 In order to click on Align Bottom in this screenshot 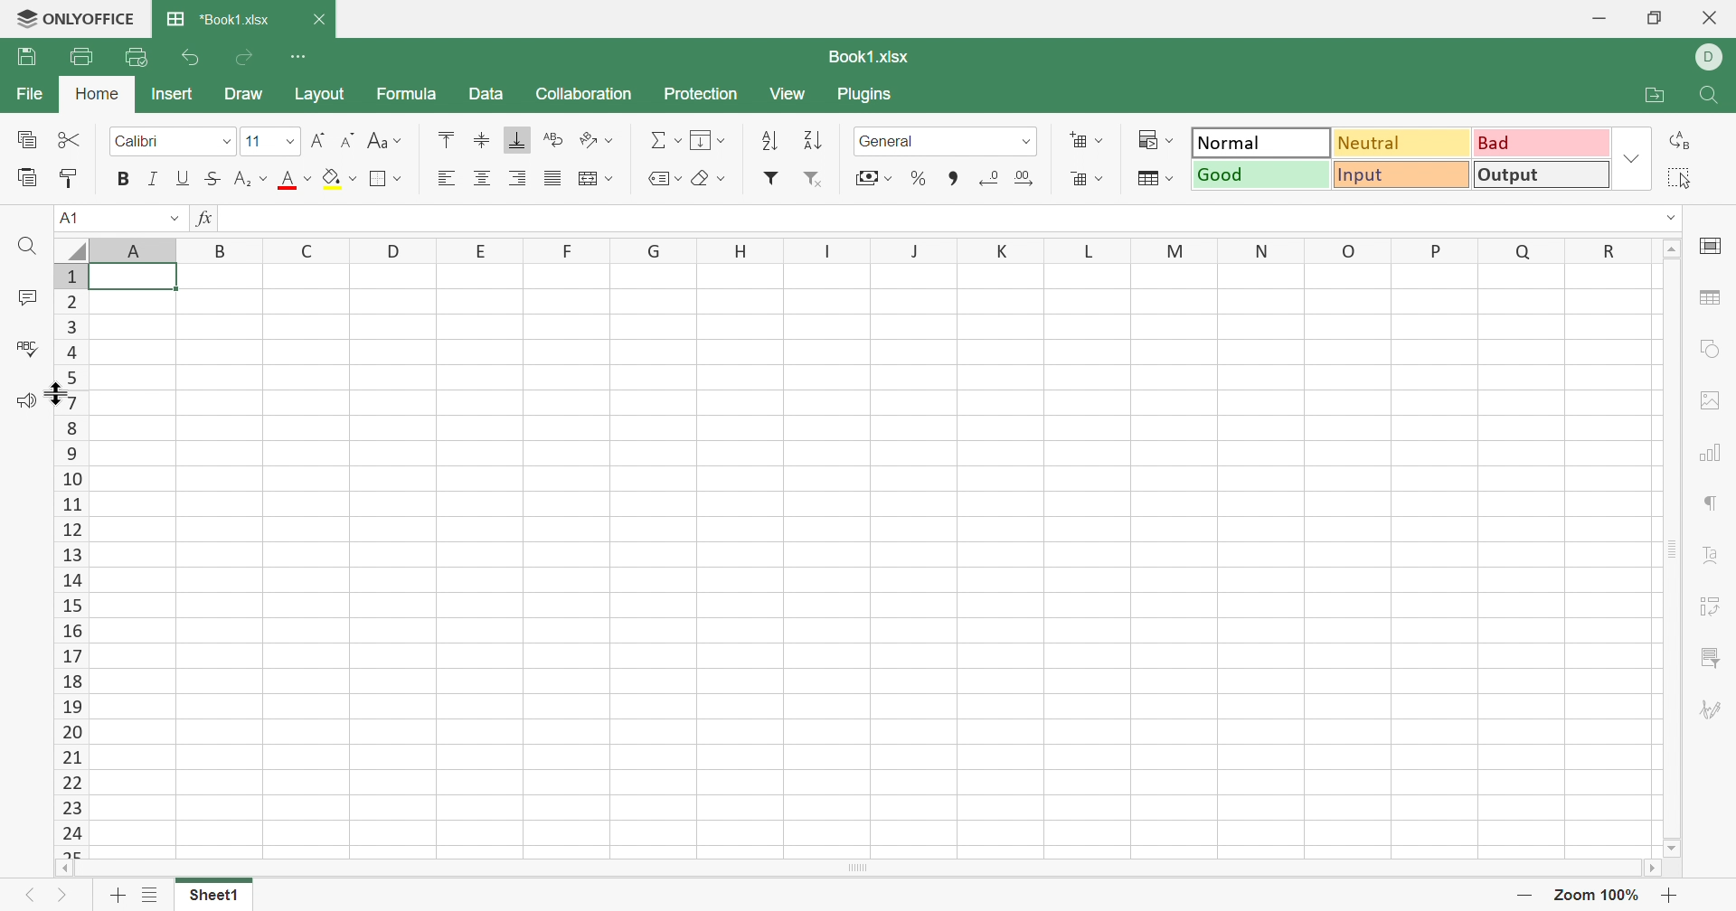, I will do `click(512, 141)`.